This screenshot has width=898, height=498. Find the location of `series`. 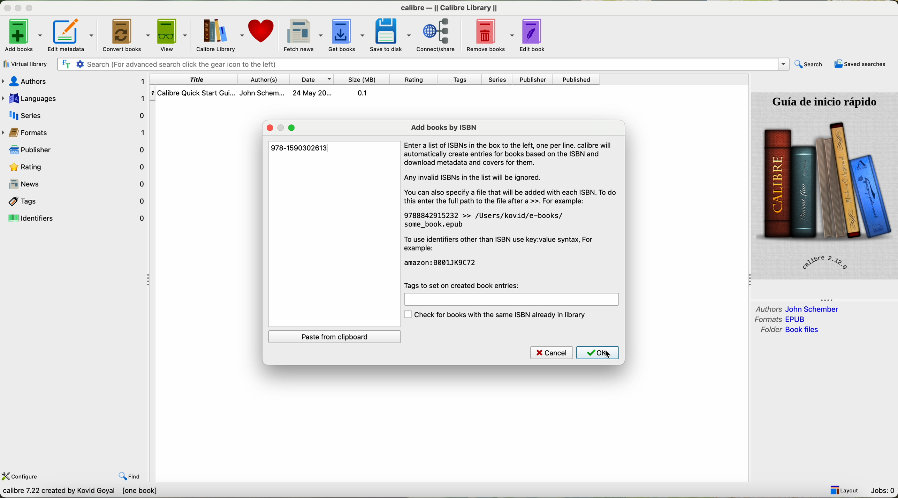

series is located at coordinates (499, 79).